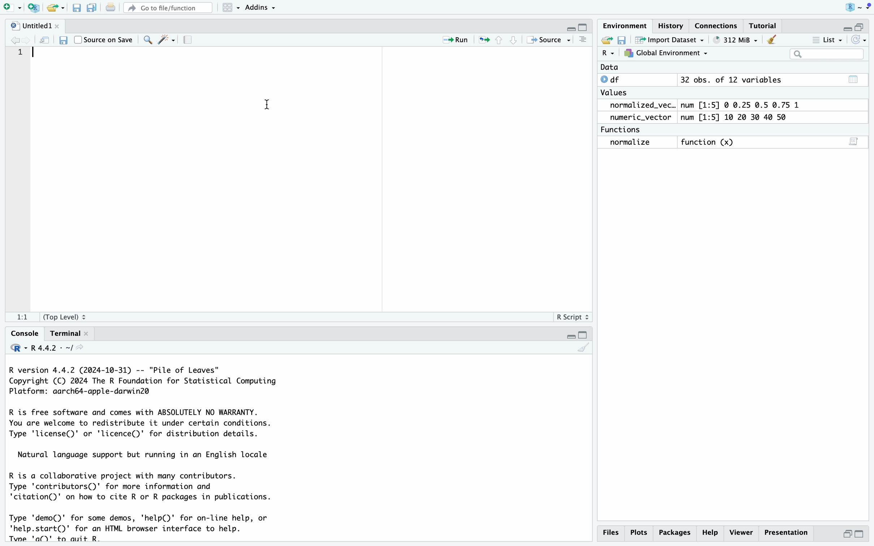  I want to click on workspaces, so click(228, 6).